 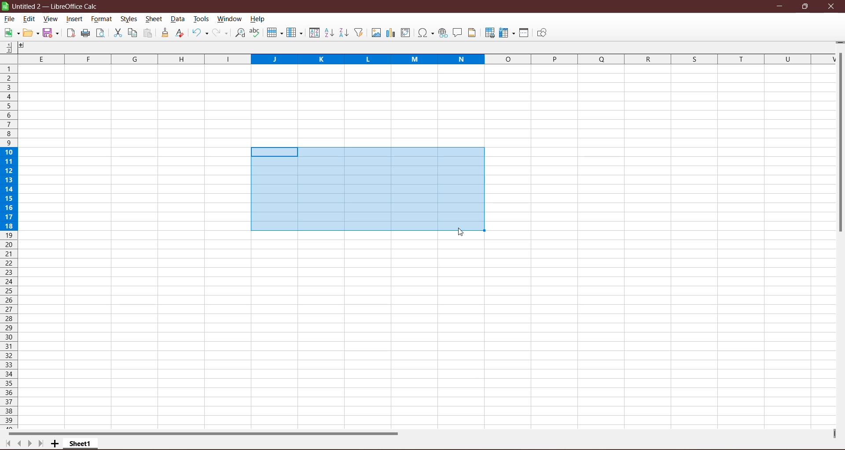 I want to click on Rows, so click(x=274, y=33).